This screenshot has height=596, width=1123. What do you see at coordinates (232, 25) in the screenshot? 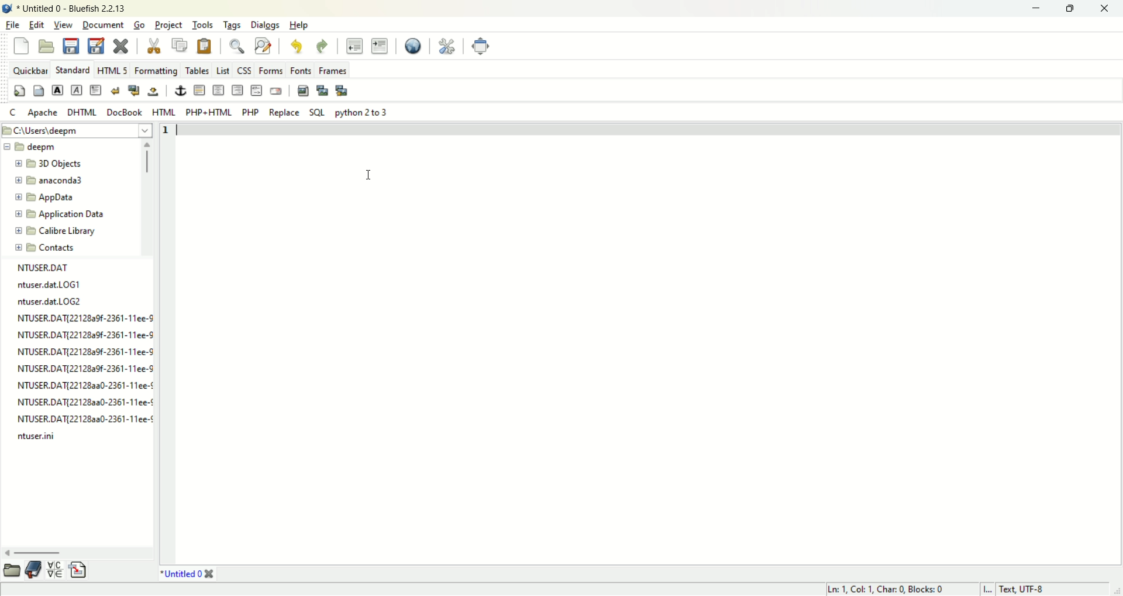
I see `tags` at bounding box center [232, 25].